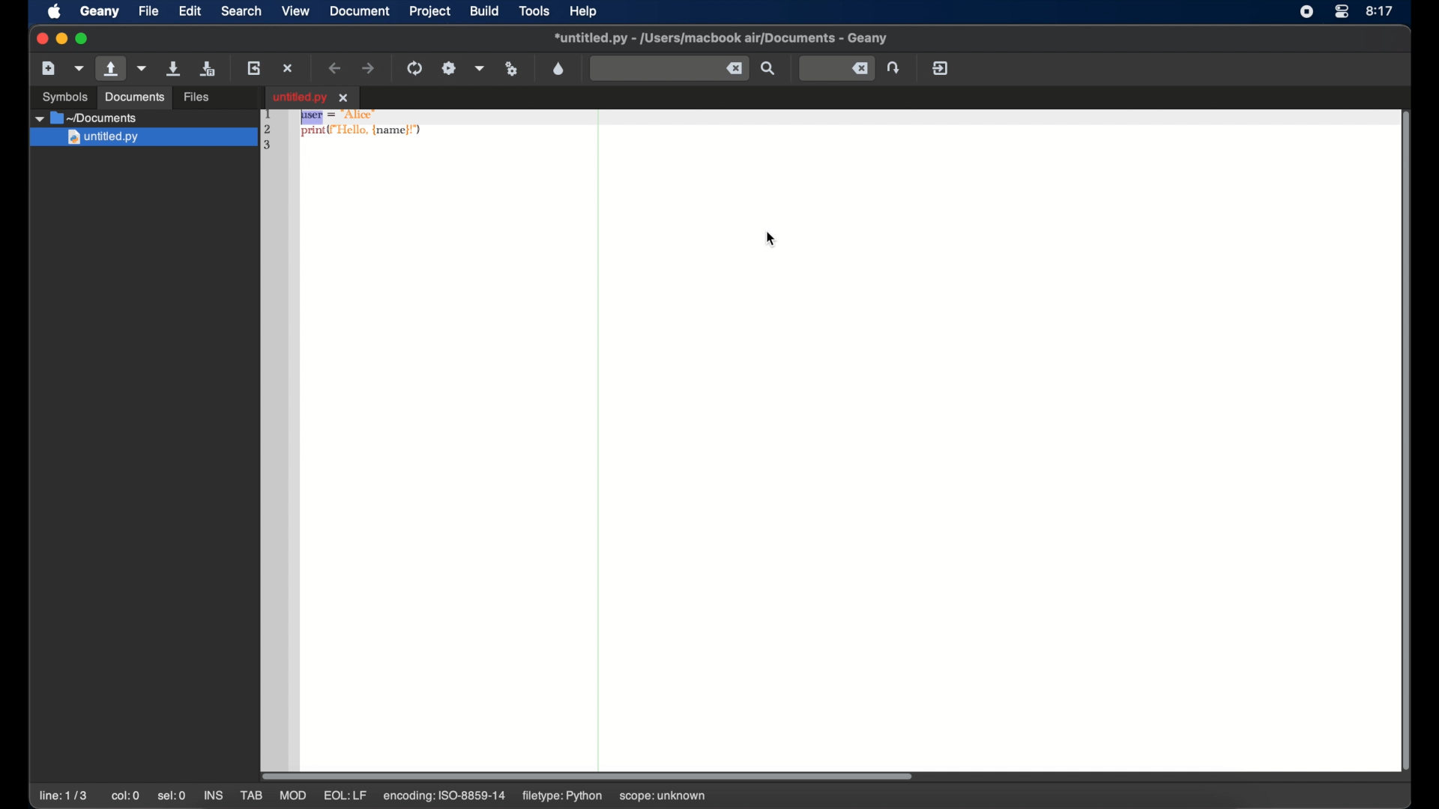  What do you see at coordinates (100, 11) in the screenshot?
I see `geany` at bounding box center [100, 11].